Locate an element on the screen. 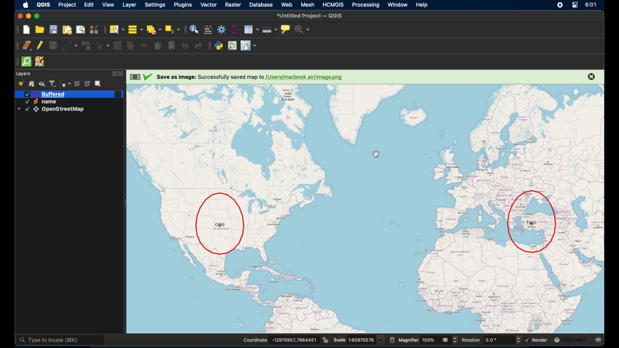  openstreetmap layout with feature is located at coordinates (365, 210).